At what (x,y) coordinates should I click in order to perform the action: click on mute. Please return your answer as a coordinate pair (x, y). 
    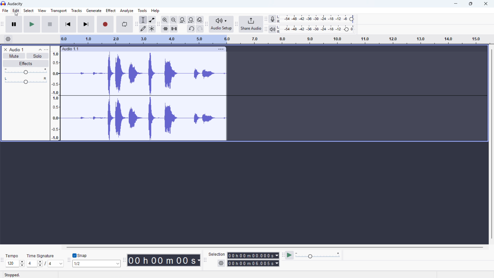
    Looking at the image, I should click on (14, 56).